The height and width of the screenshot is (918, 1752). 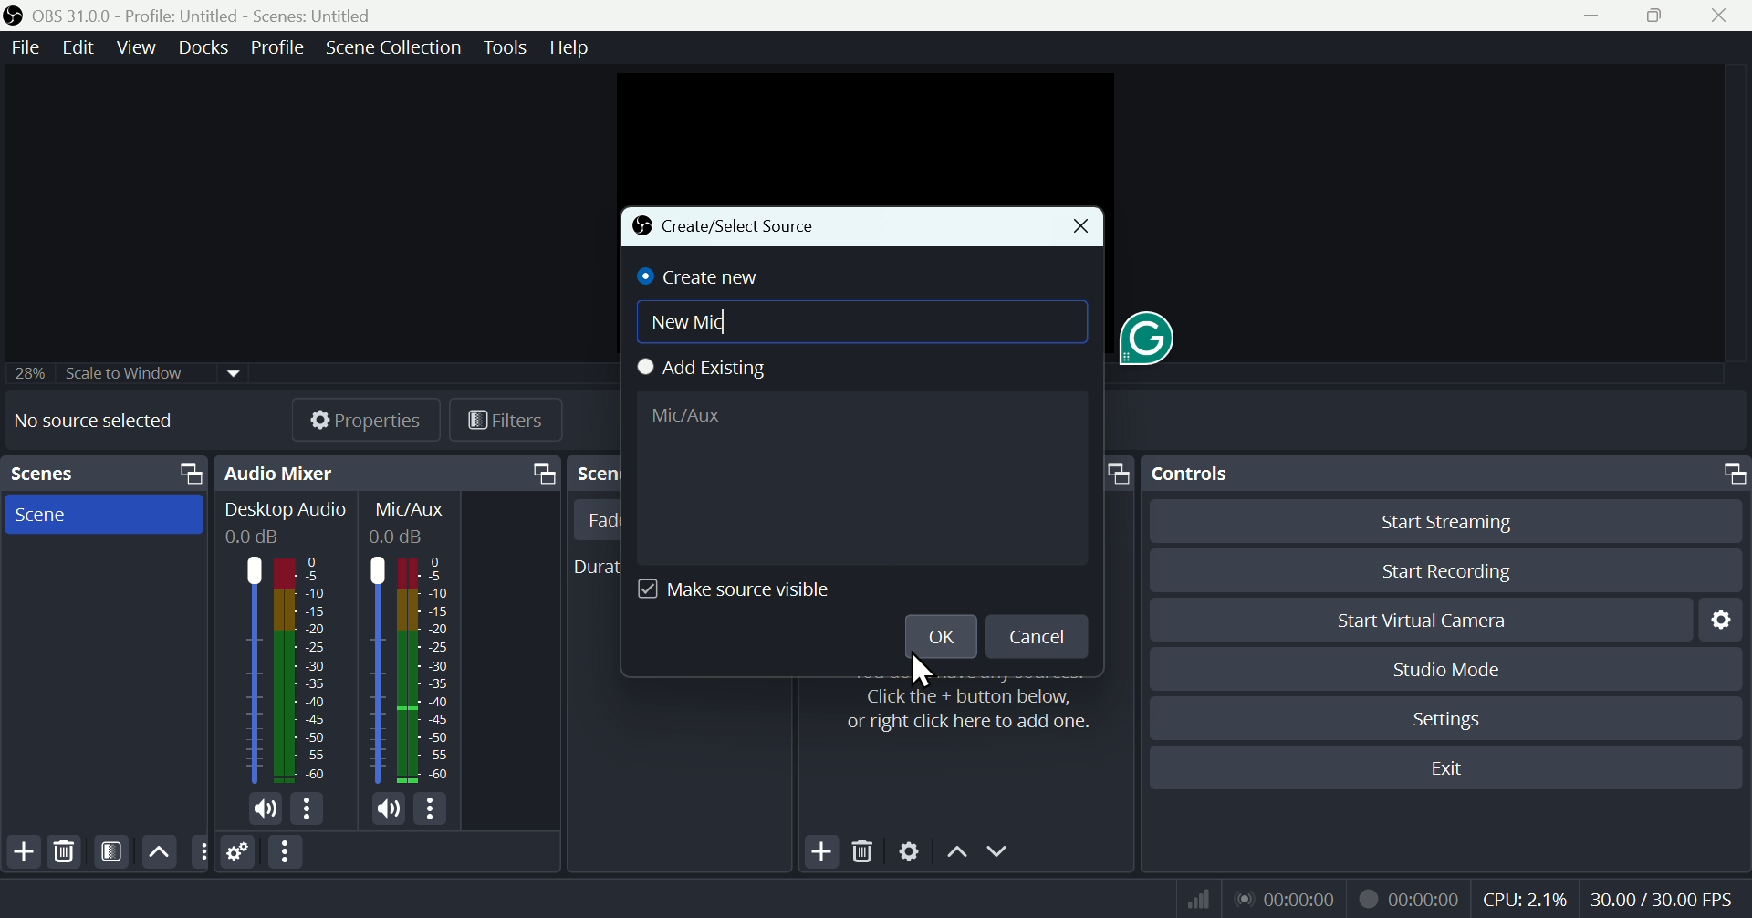 What do you see at coordinates (712, 370) in the screenshot?
I see `(un)check Add Existing` at bounding box center [712, 370].